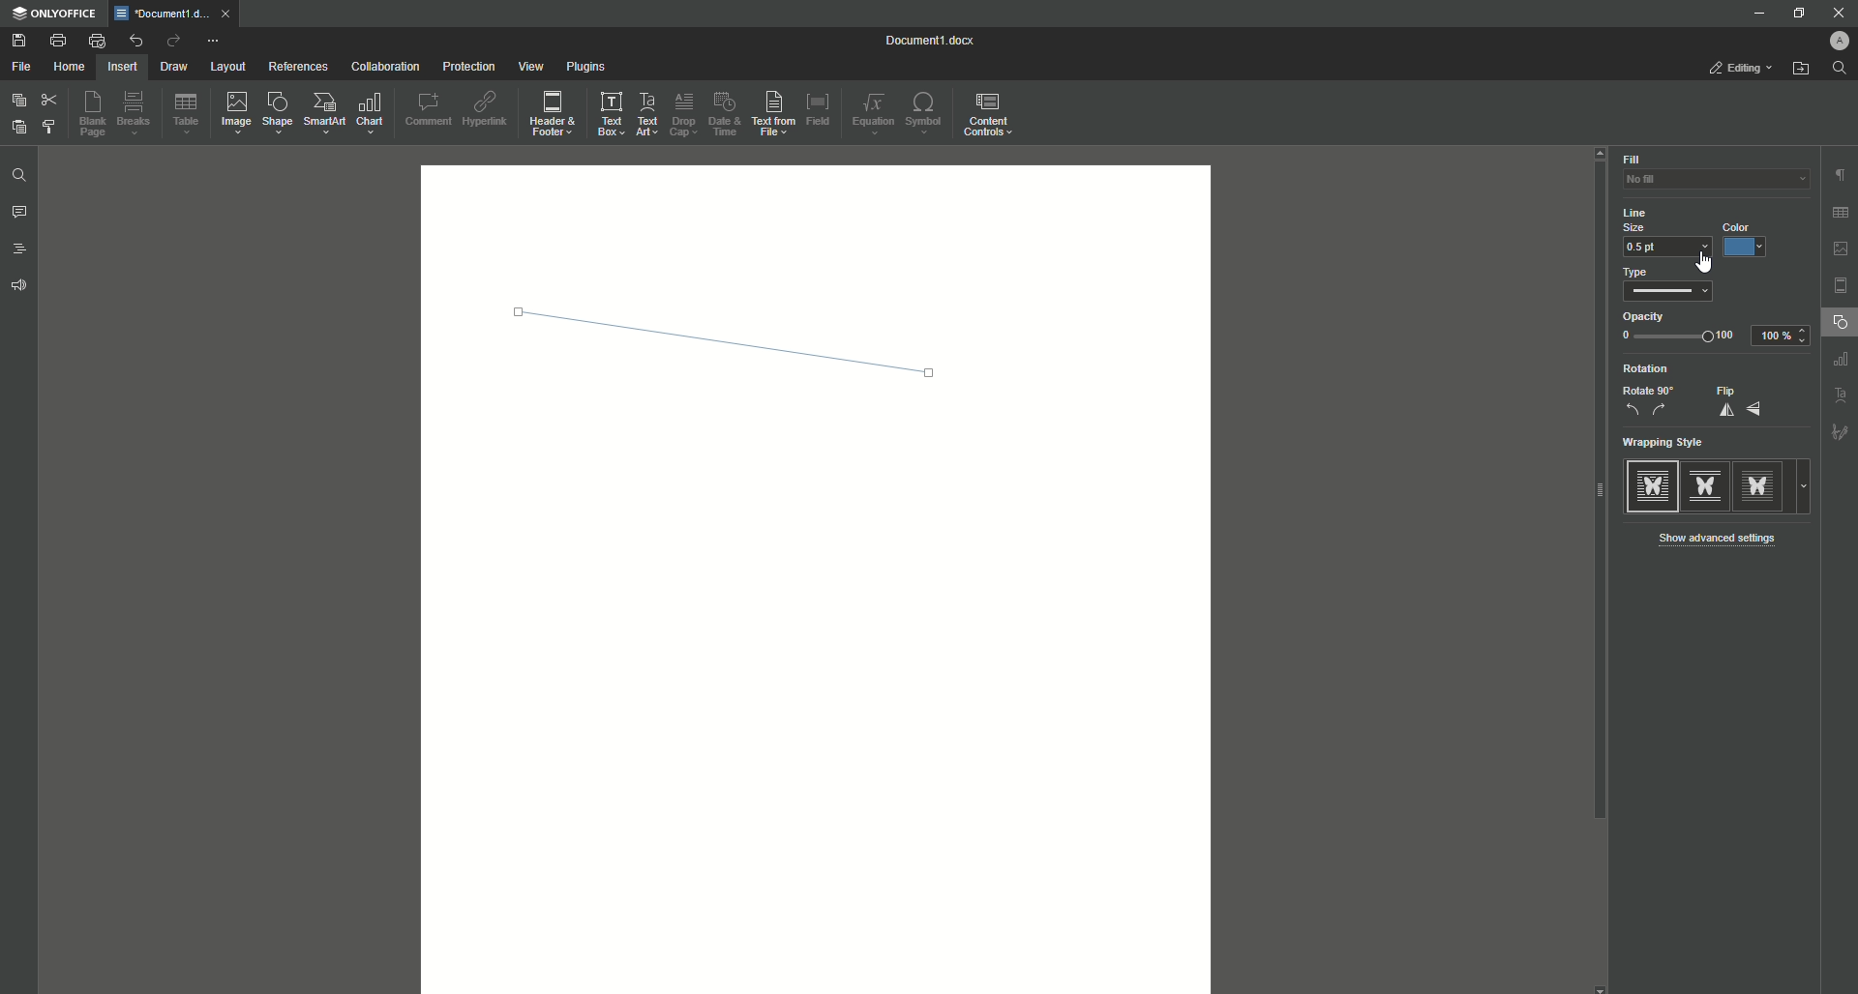 Image resolution: width=1858 pixels, height=994 pixels. What do you see at coordinates (990, 115) in the screenshot?
I see `Content Controls` at bounding box center [990, 115].